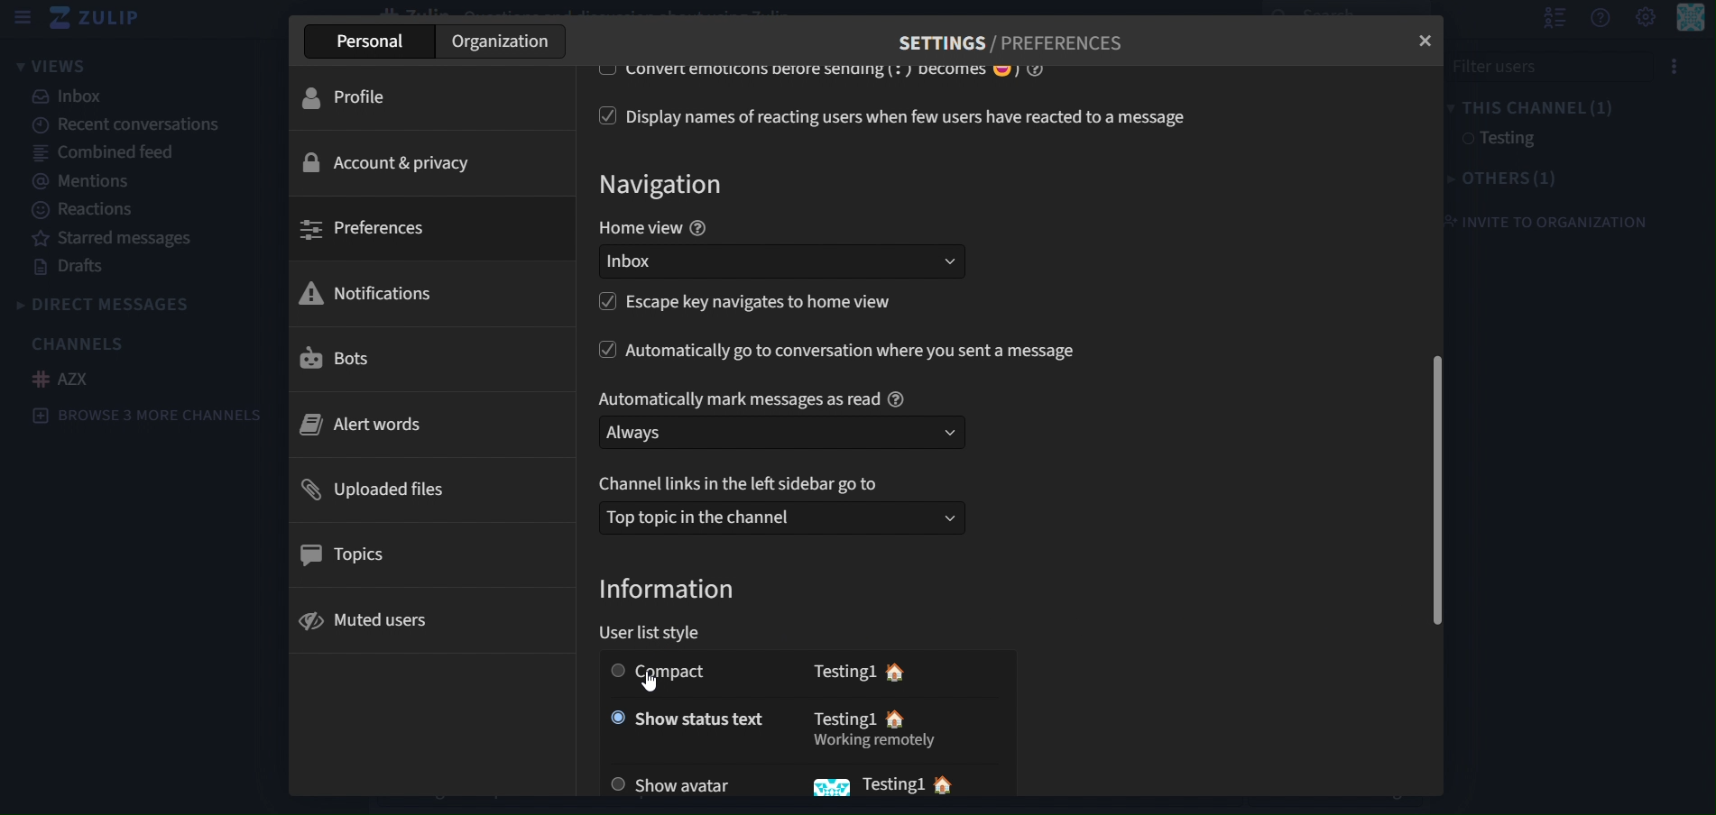 Image resolution: width=1716 pixels, height=815 pixels. What do you see at coordinates (1516, 139) in the screenshot?
I see `testing1` at bounding box center [1516, 139].